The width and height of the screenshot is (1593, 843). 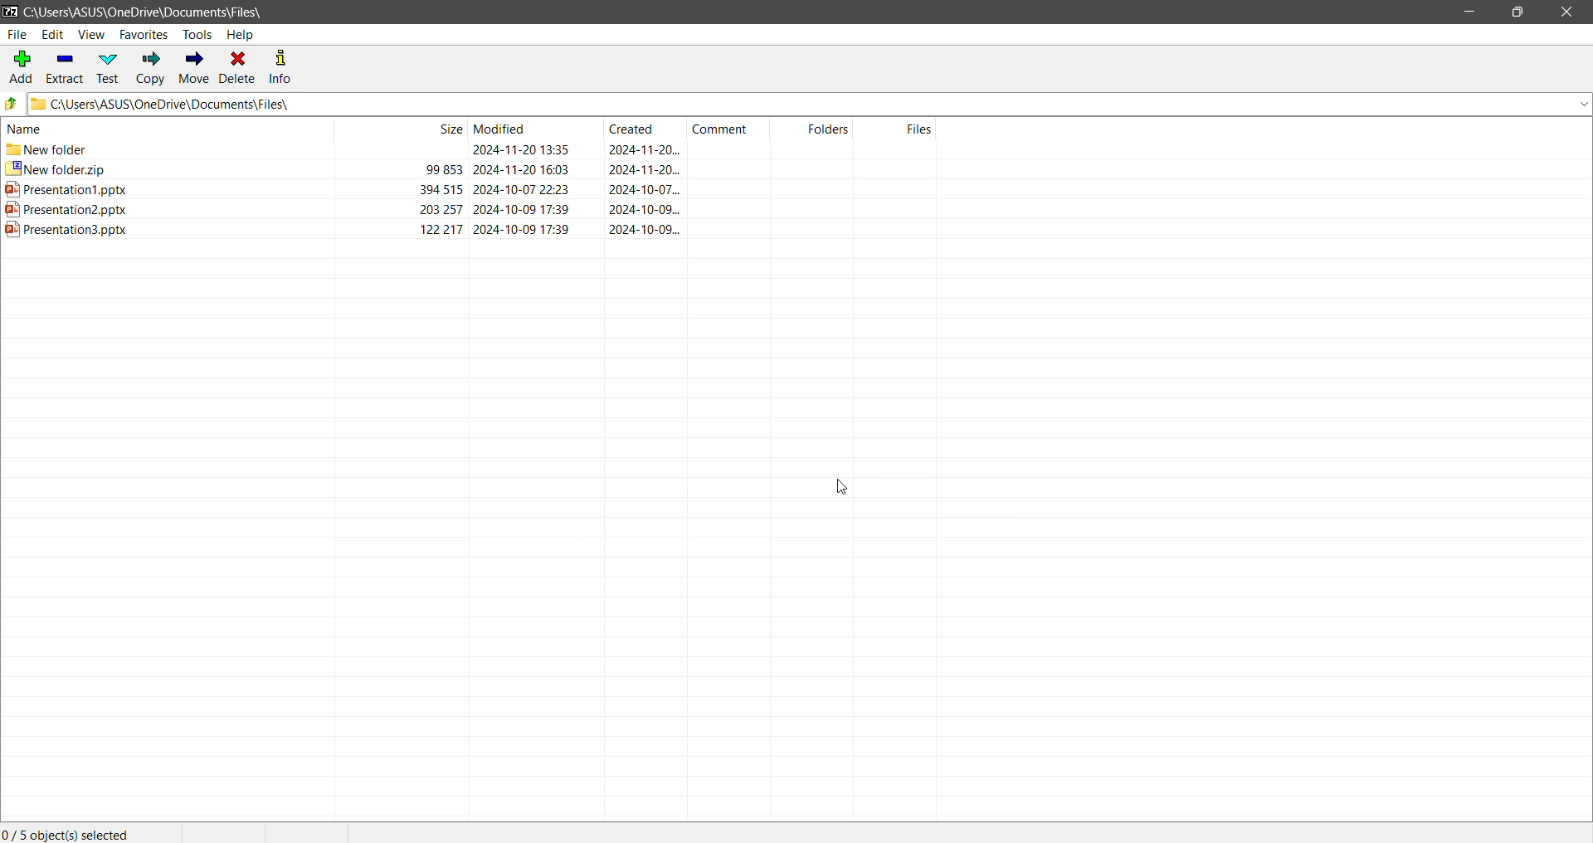 I want to click on ppt 1, so click(x=470, y=190).